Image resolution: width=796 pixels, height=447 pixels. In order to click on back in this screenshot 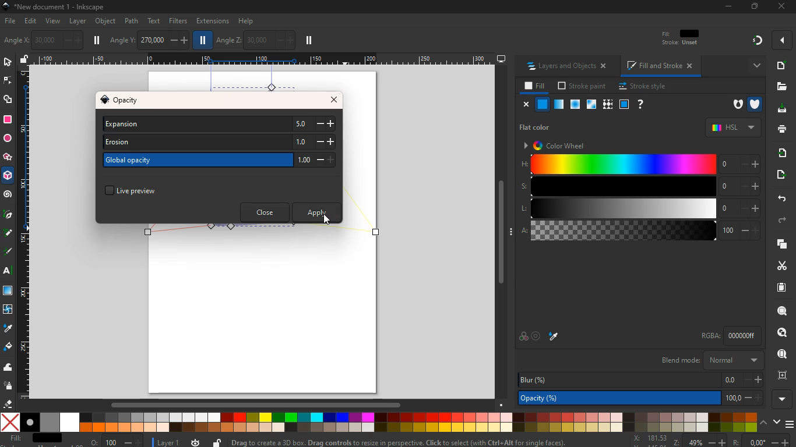, I will do `click(781, 198)`.